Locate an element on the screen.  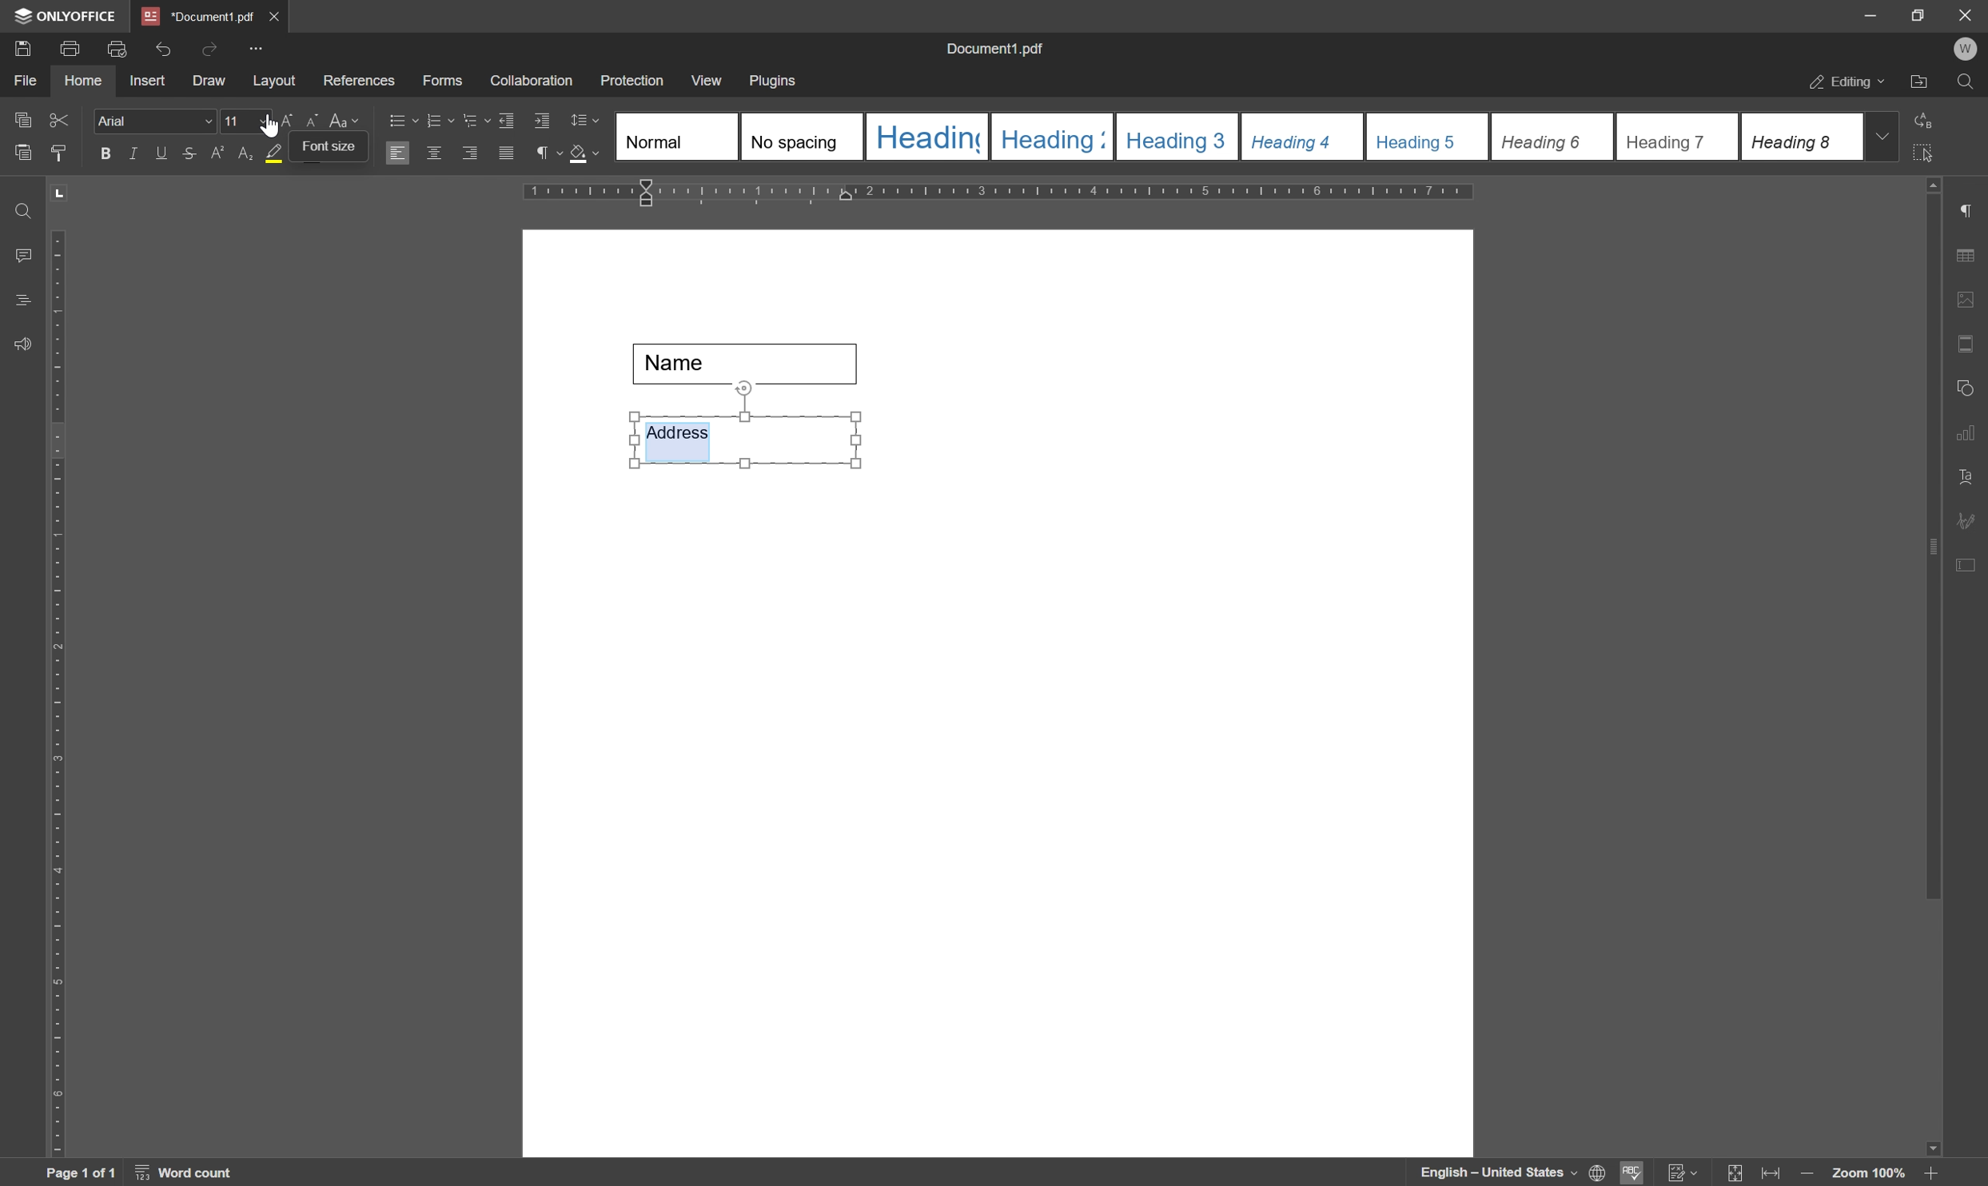
*document1.pdf is located at coordinates (197, 16).